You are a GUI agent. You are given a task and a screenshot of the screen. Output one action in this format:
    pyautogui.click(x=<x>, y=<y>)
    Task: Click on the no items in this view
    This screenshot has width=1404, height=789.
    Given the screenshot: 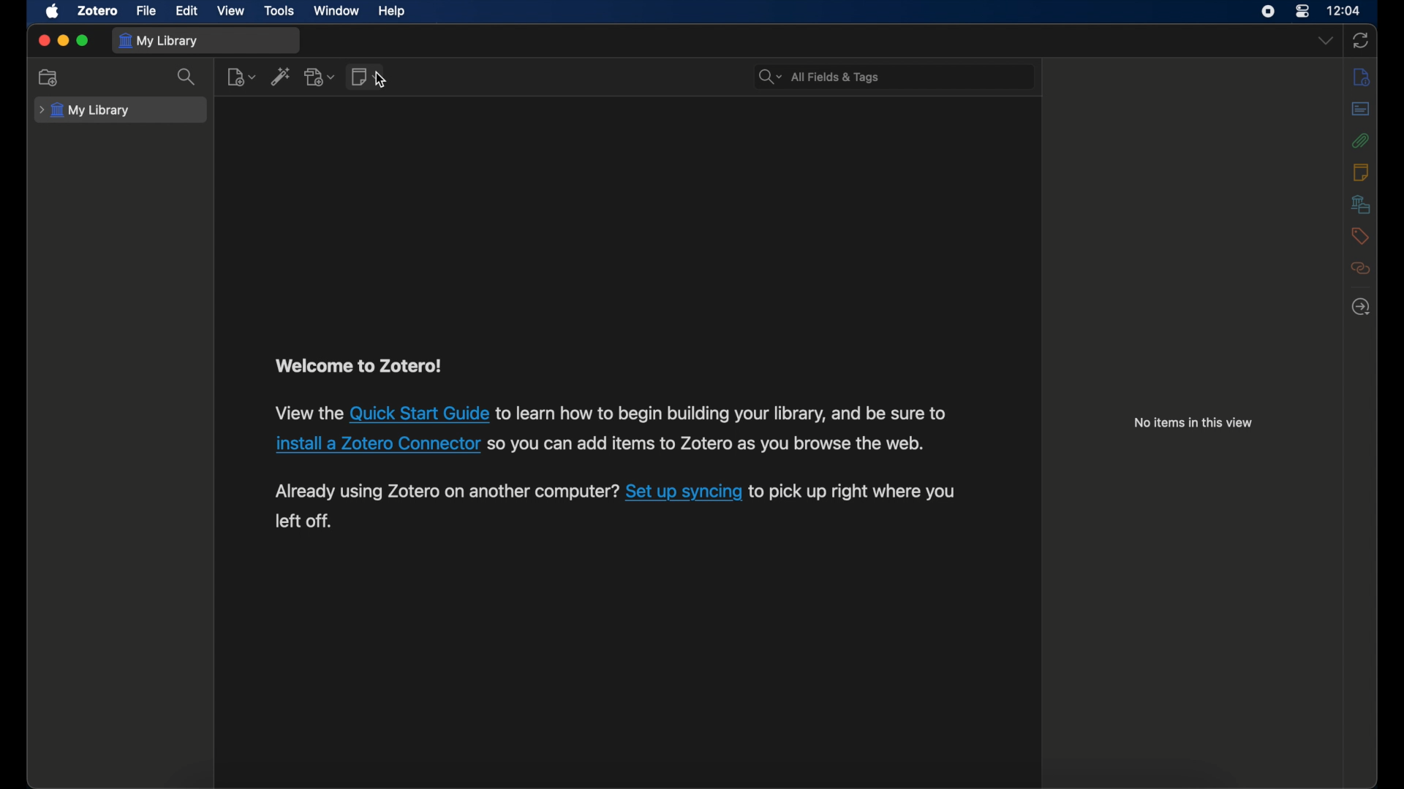 What is the action you would take?
    pyautogui.click(x=1195, y=424)
    